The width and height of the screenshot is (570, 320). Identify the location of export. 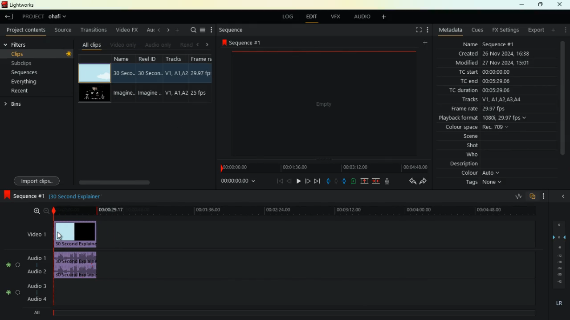
(535, 31).